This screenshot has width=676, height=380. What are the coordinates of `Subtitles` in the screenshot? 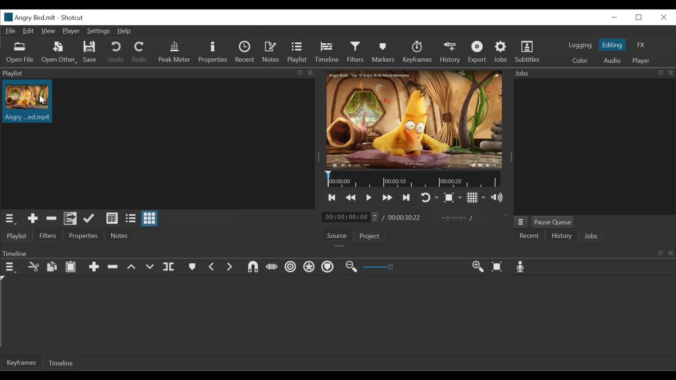 It's located at (528, 51).